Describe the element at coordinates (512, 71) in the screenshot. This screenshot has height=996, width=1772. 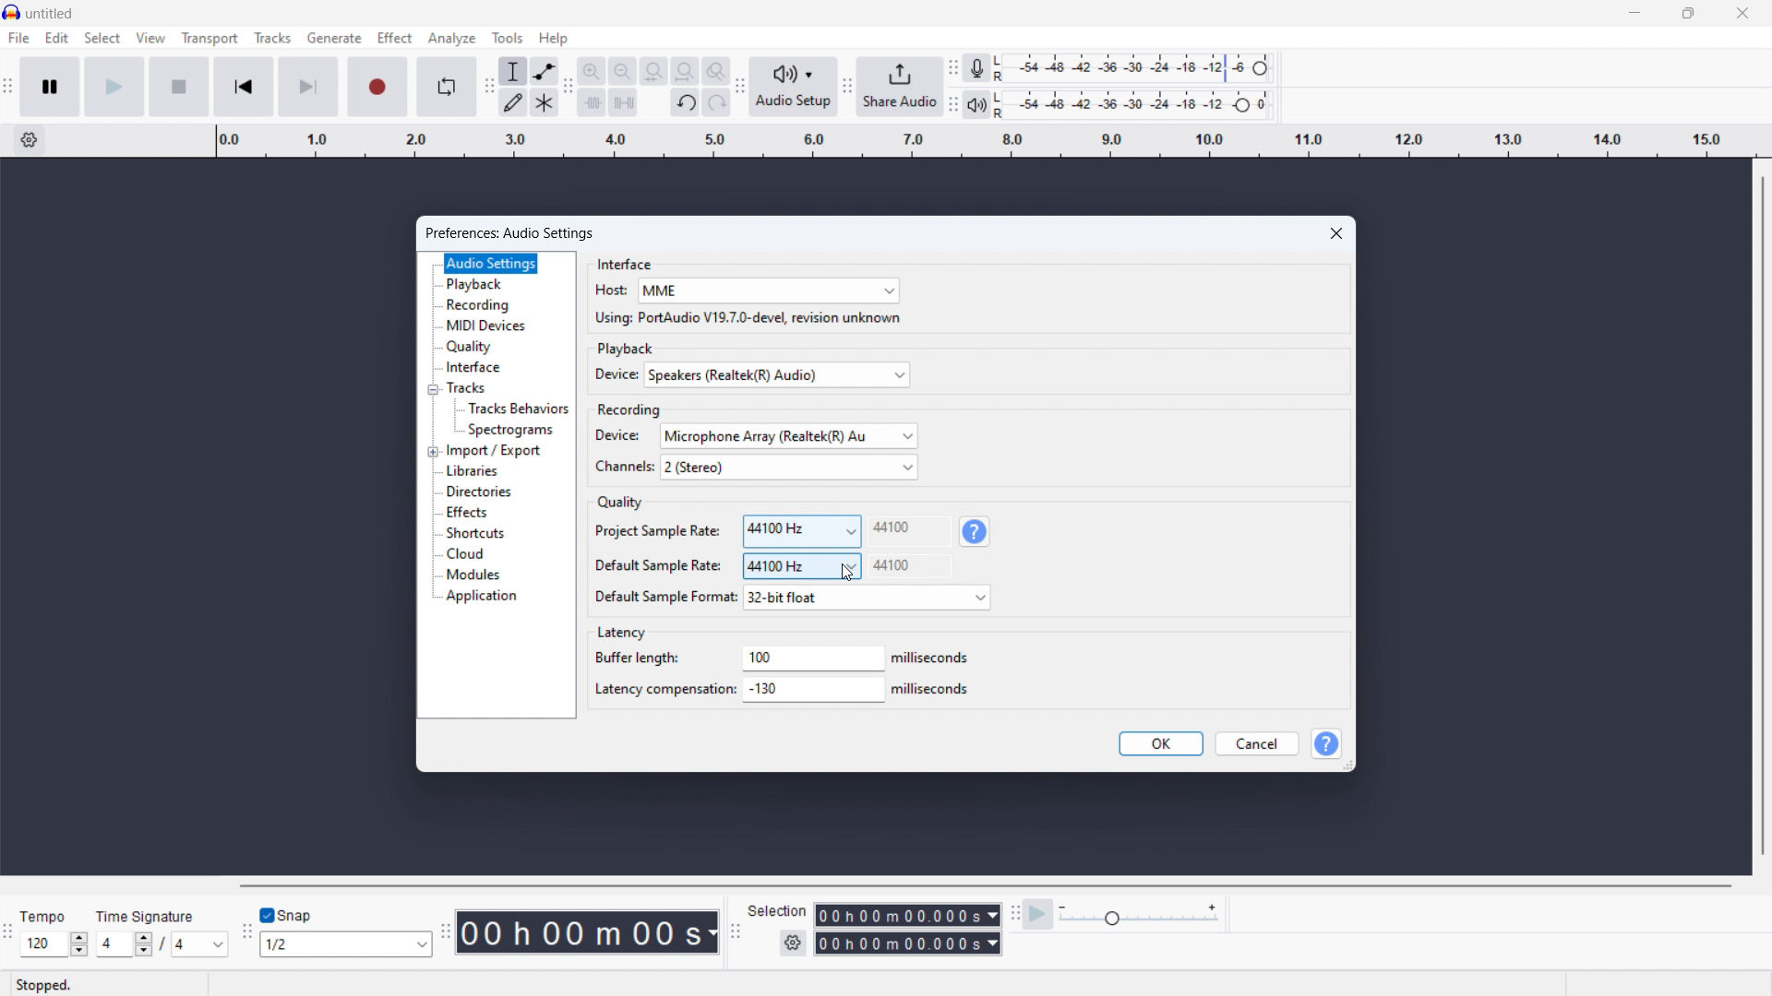
I see `selection tool` at that location.